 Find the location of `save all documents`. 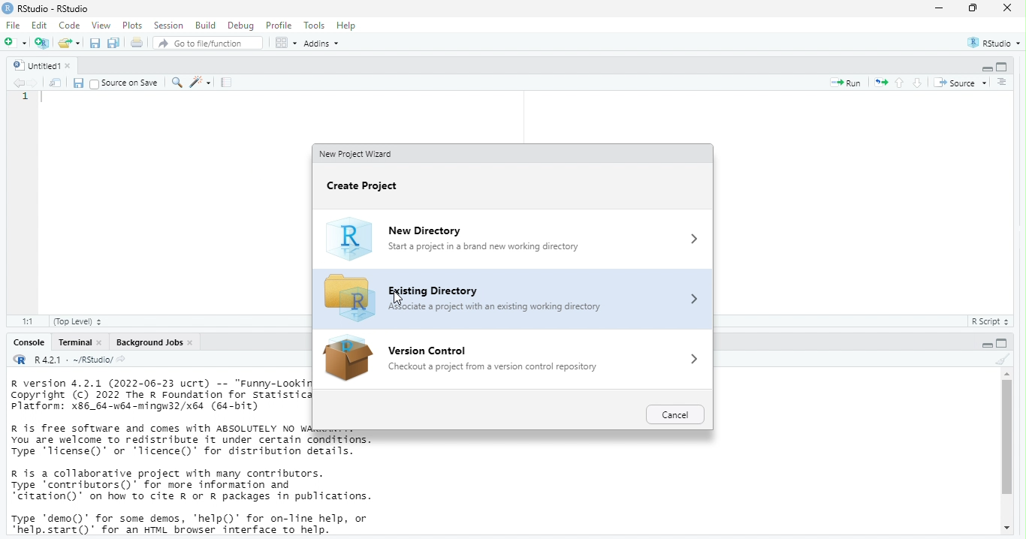

save all documents is located at coordinates (114, 43).